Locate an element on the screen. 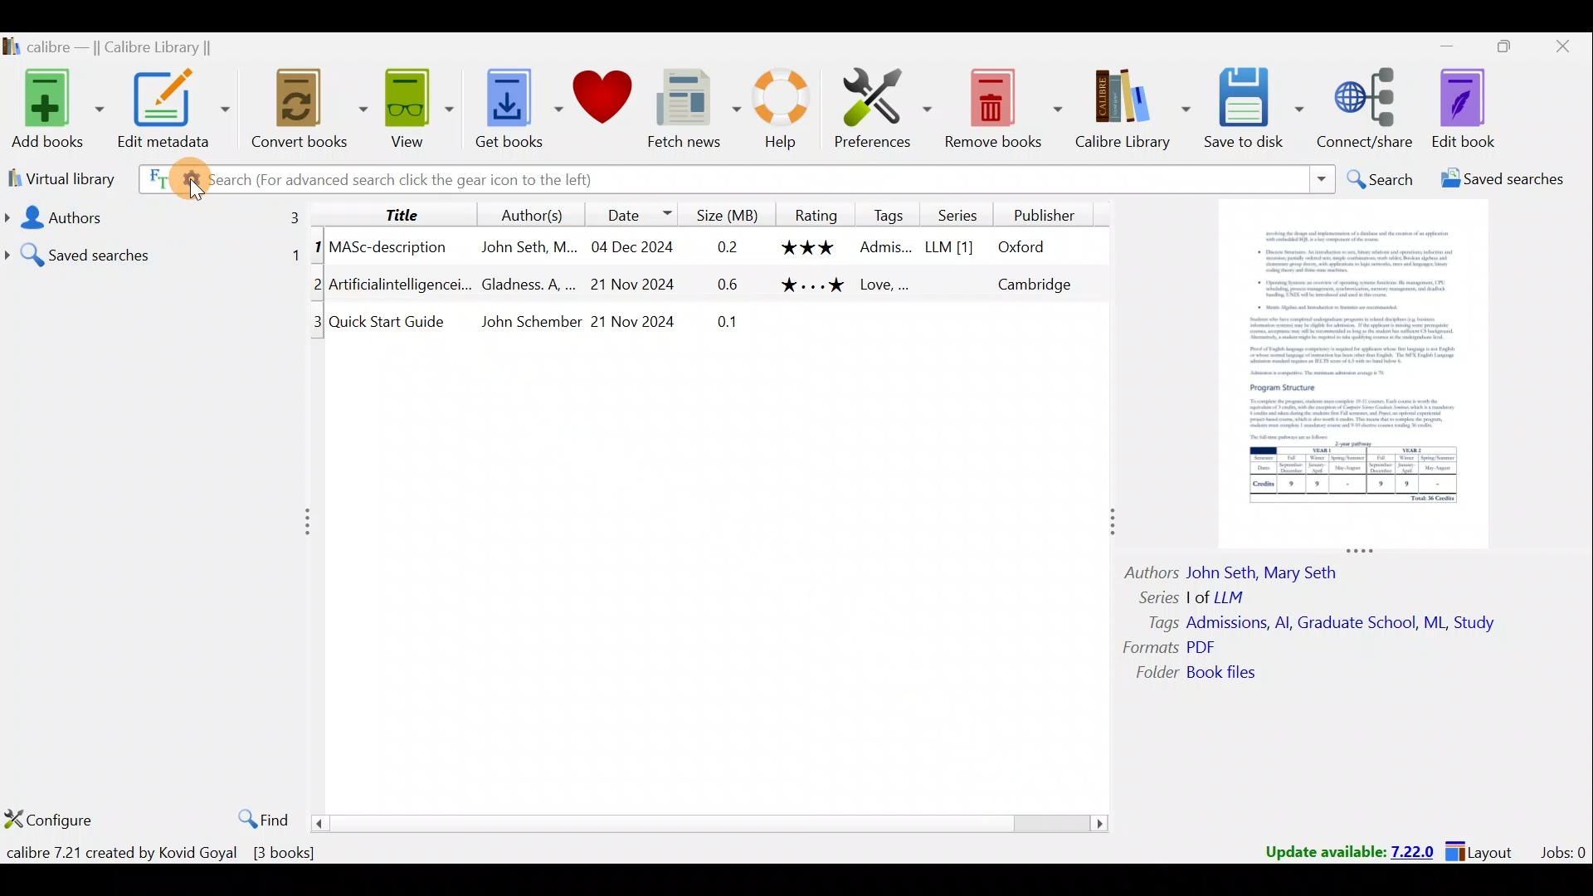 The height and width of the screenshot is (896, 1593). 1 is located at coordinates (317, 250).